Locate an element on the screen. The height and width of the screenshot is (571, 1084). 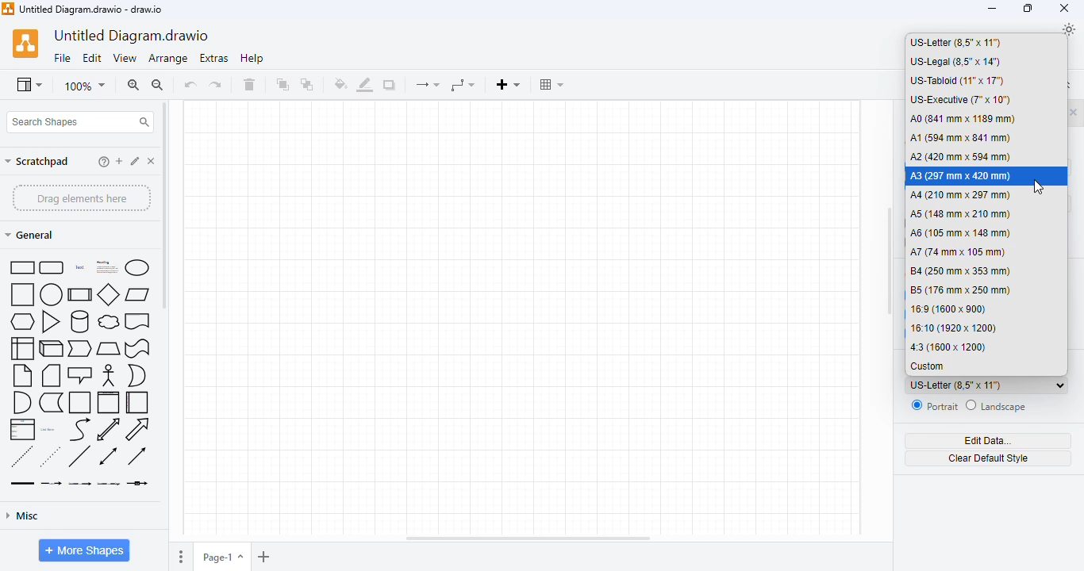
callout is located at coordinates (80, 375).